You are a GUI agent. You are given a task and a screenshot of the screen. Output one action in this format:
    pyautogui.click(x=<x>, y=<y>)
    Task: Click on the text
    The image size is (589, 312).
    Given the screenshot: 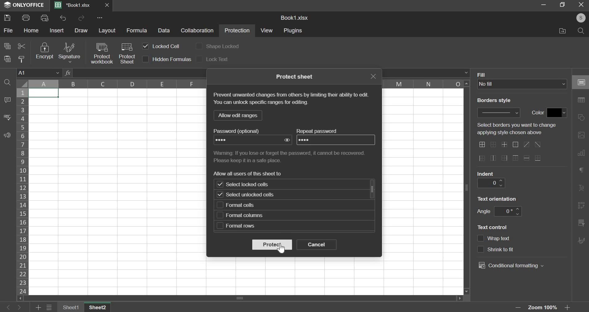 What is the action you would take?
    pyautogui.click(x=318, y=131)
    